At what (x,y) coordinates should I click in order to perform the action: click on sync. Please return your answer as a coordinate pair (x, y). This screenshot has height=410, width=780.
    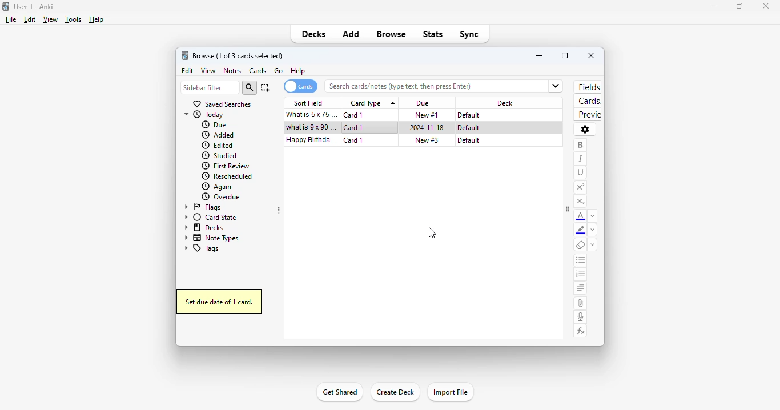
    Looking at the image, I should click on (468, 35).